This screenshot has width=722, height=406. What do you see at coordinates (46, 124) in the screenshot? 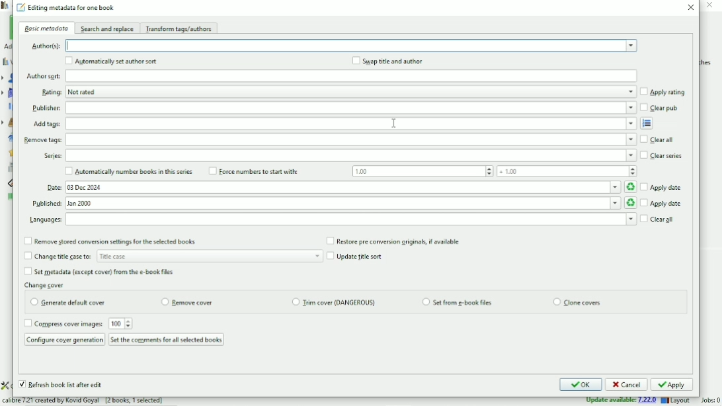
I see `Add tags` at bounding box center [46, 124].